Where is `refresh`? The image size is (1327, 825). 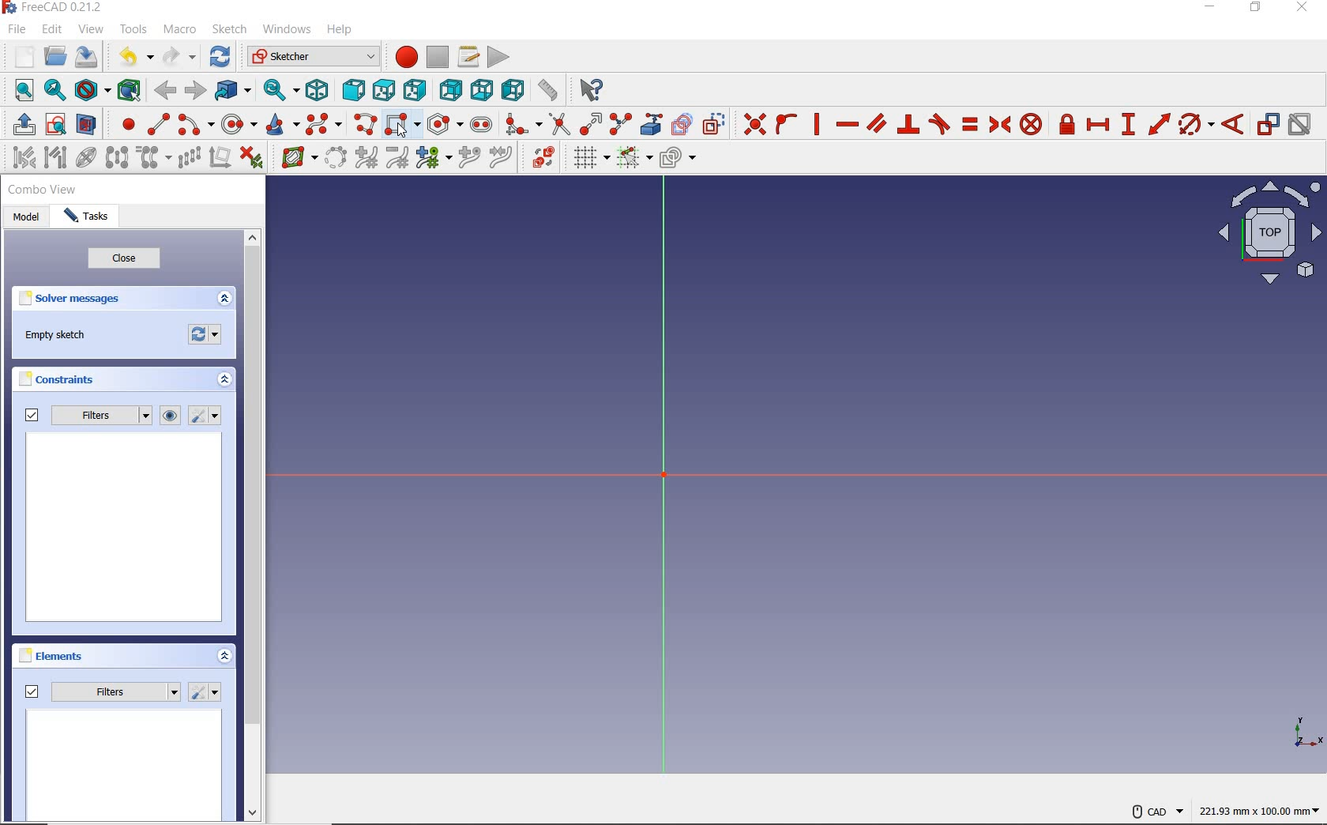
refresh is located at coordinates (220, 57).